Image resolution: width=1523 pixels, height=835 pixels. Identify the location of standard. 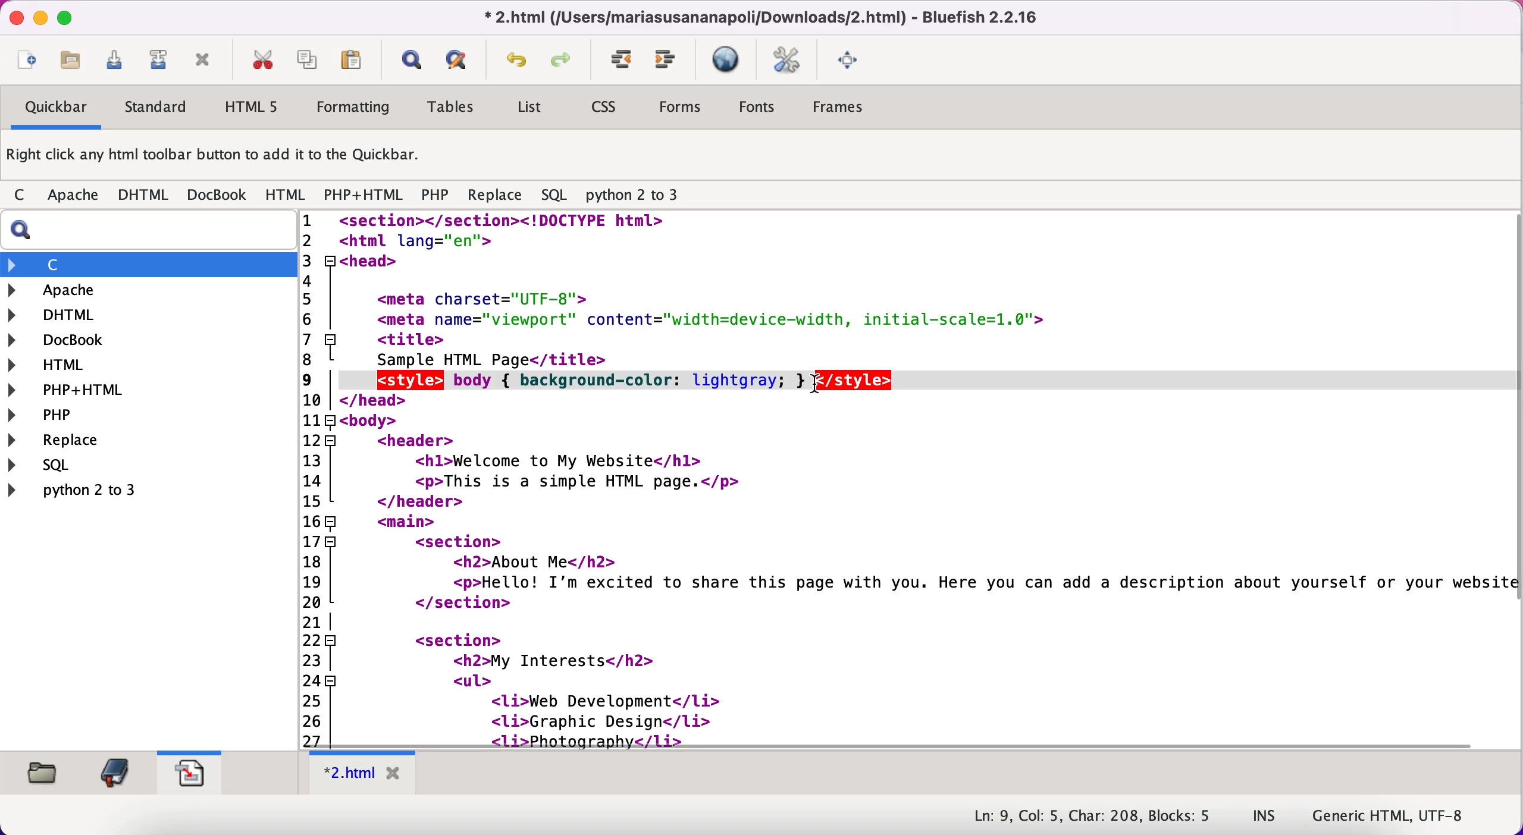
(157, 109).